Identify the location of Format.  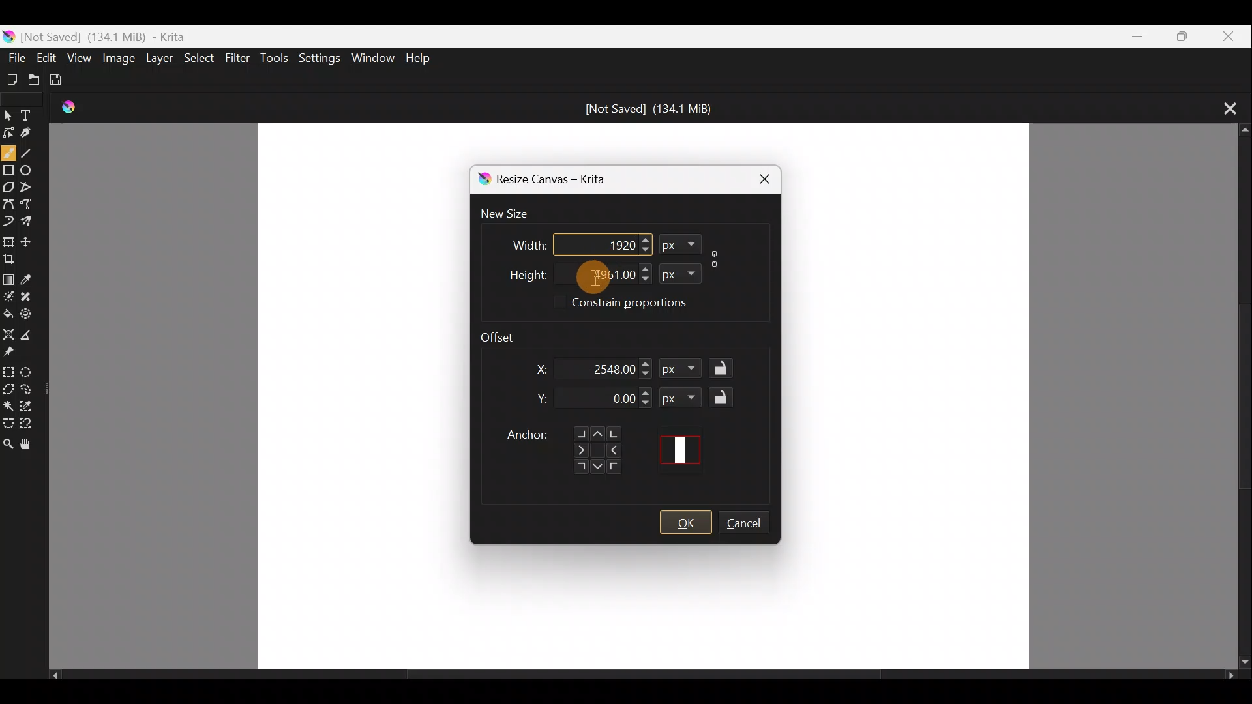
(681, 397).